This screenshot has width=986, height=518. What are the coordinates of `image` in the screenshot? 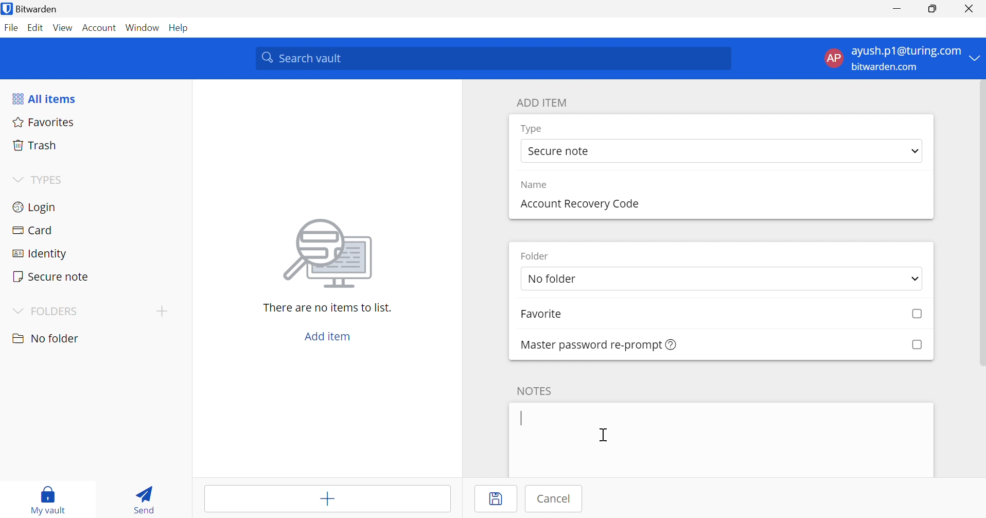 It's located at (331, 253).